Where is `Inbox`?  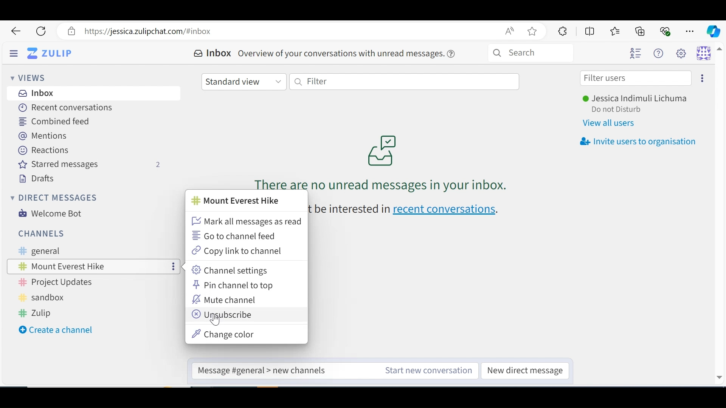
Inbox is located at coordinates (37, 93).